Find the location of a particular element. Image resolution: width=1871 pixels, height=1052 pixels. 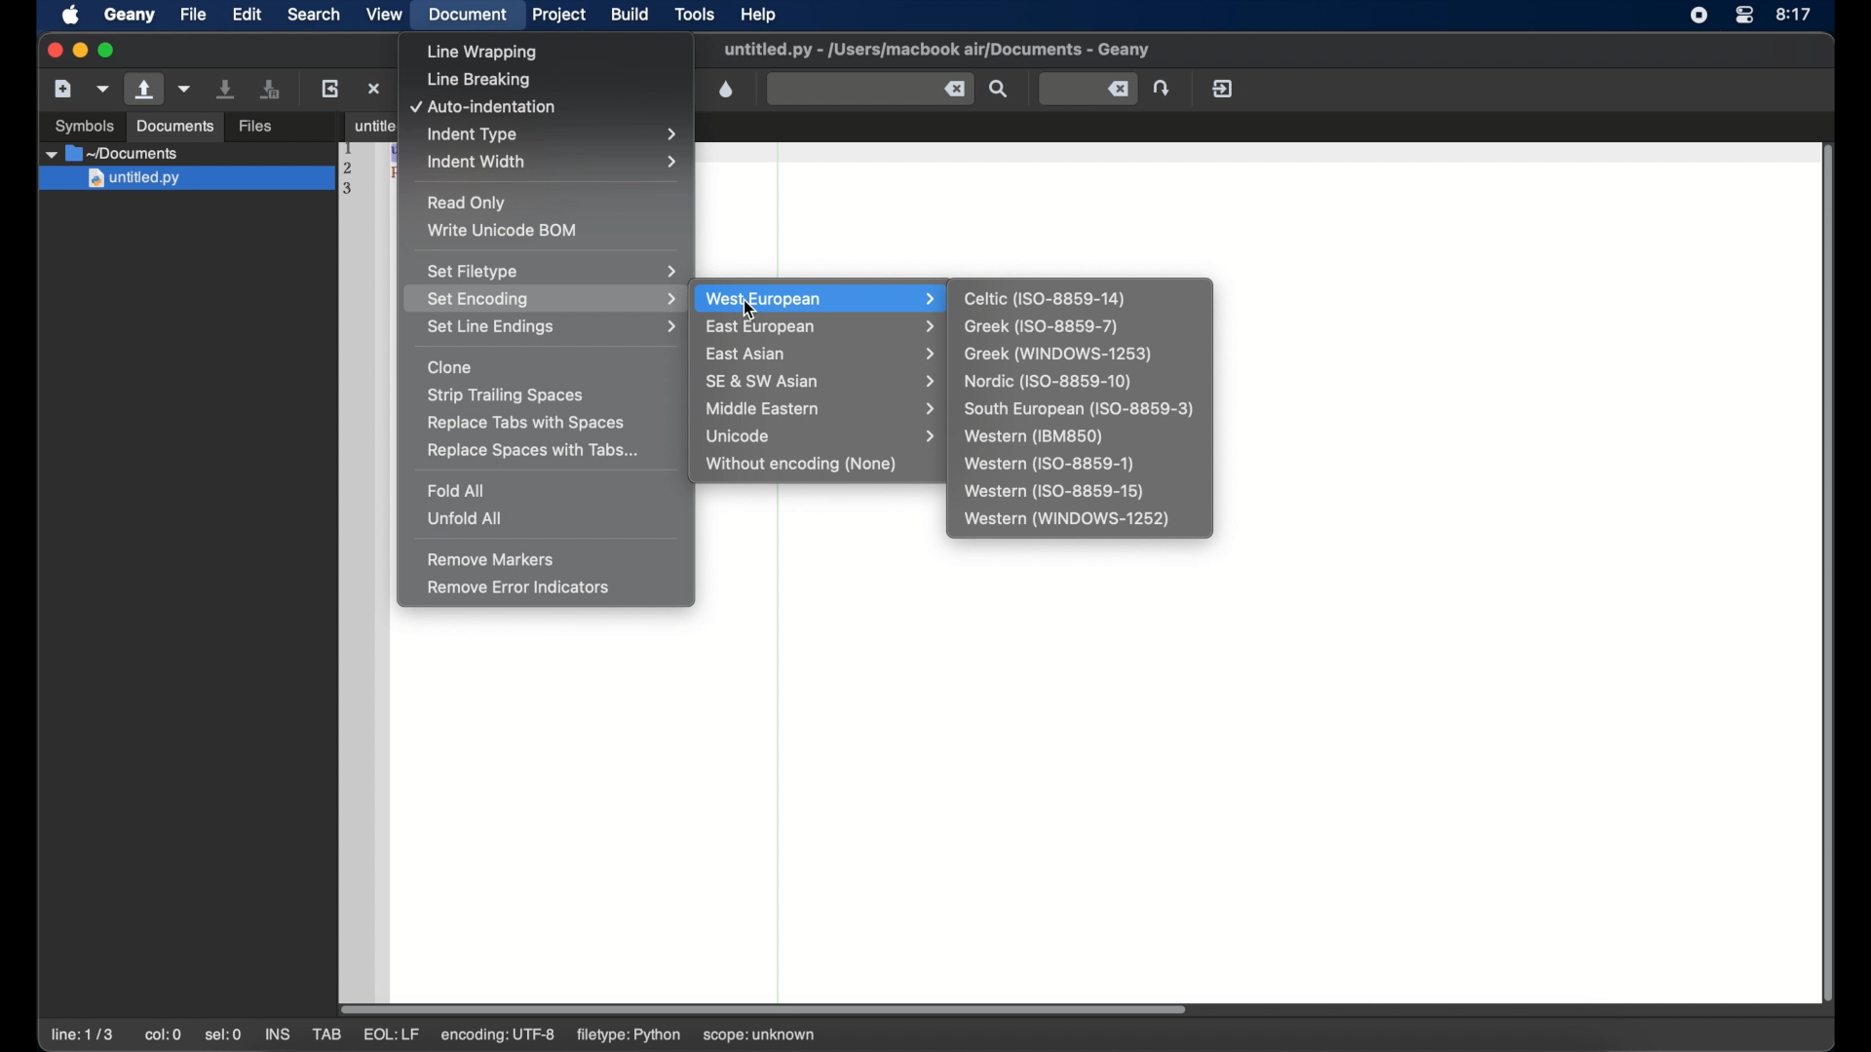

jump to entered line number is located at coordinates (1089, 89).